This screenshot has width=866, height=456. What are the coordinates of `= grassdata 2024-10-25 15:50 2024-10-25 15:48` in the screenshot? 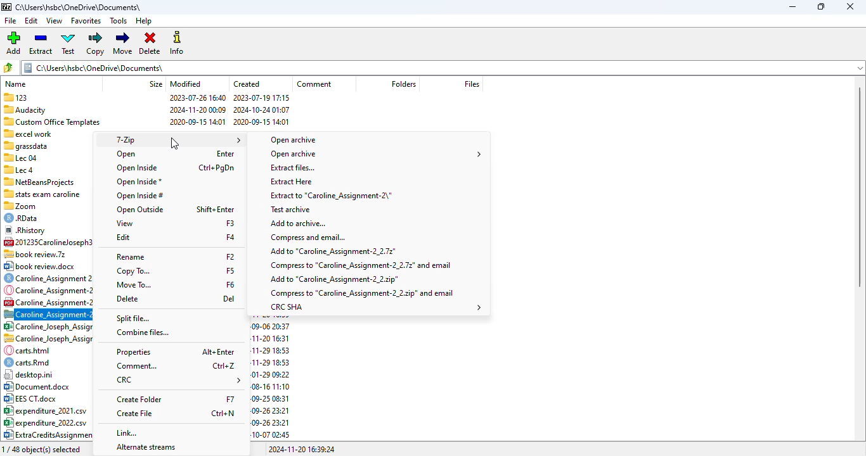 It's located at (44, 146).